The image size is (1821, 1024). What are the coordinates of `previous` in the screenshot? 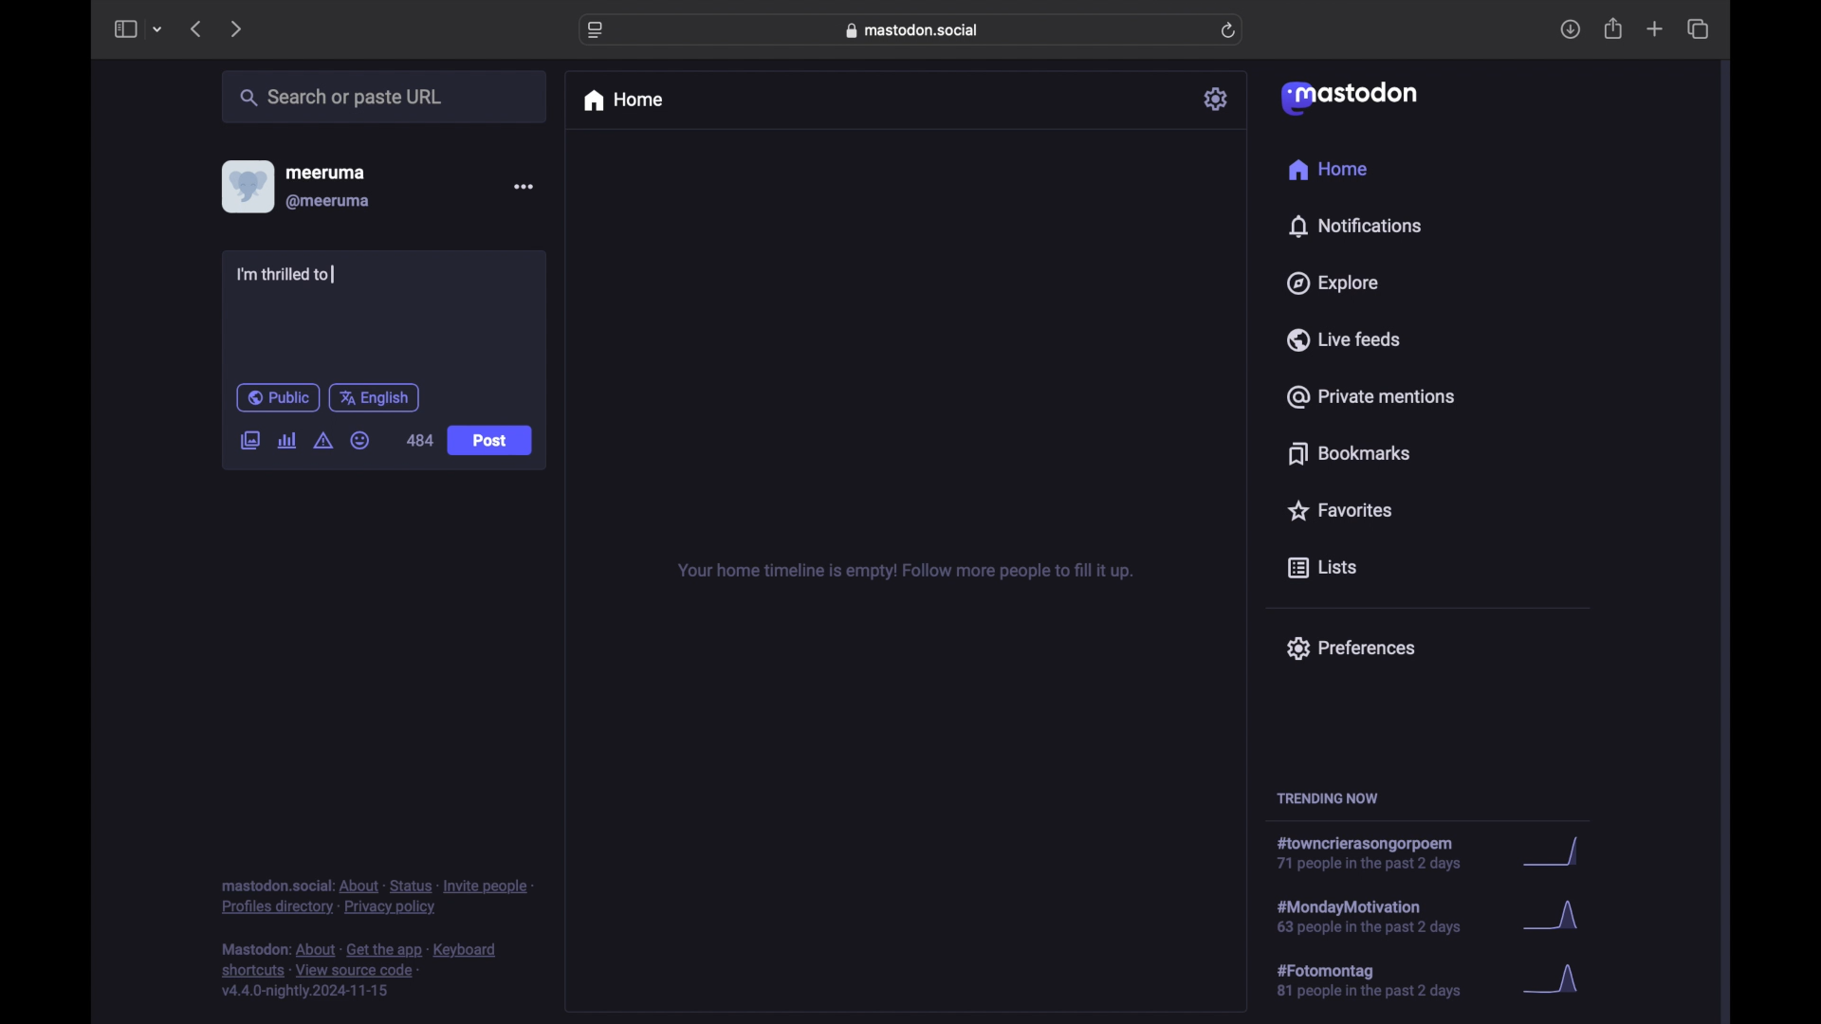 It's located at (195, 28).